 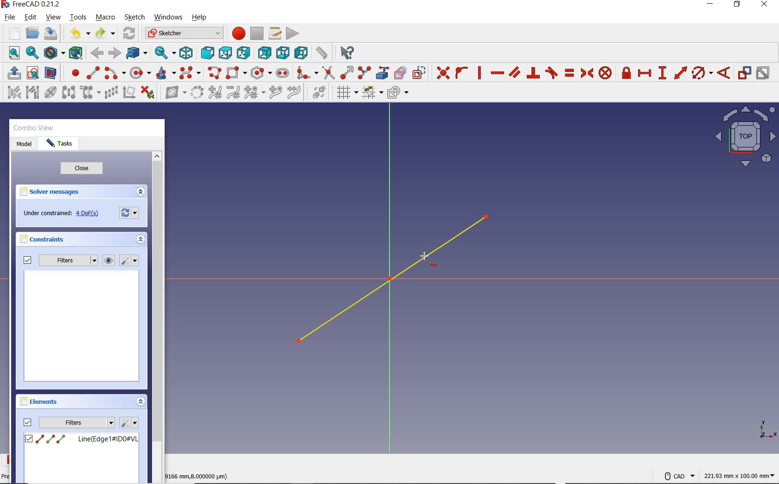 What do you see at coordinates (109, 261) in the screenshot?
I see `SHOW/HIDE LISTED CONSTRAINTS` at bounding box center [109, 261].